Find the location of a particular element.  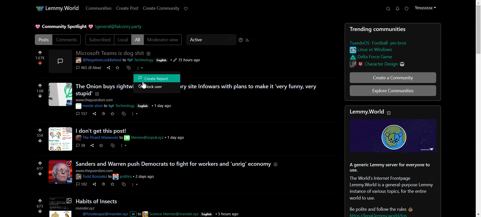

more is located at coordinates (136, 114).